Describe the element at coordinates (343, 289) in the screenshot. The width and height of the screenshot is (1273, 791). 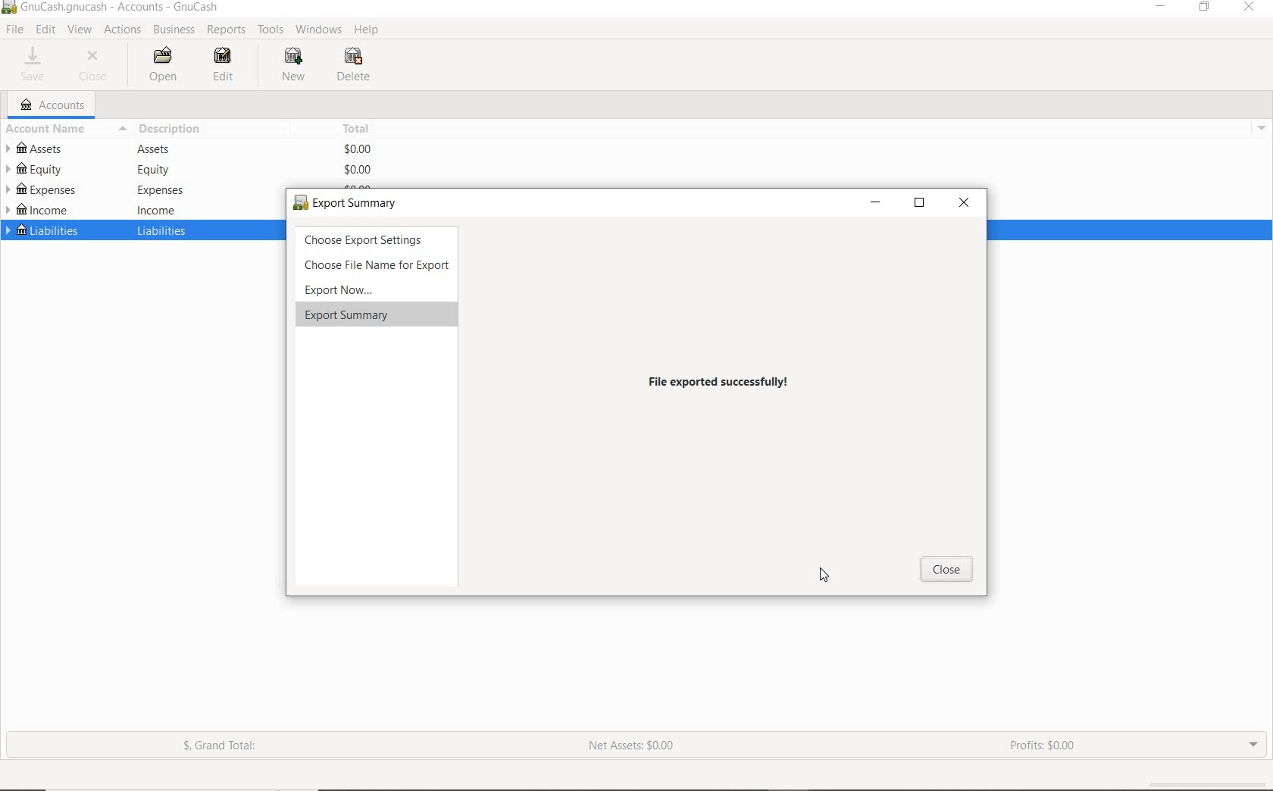
I see `export now...` at that location.